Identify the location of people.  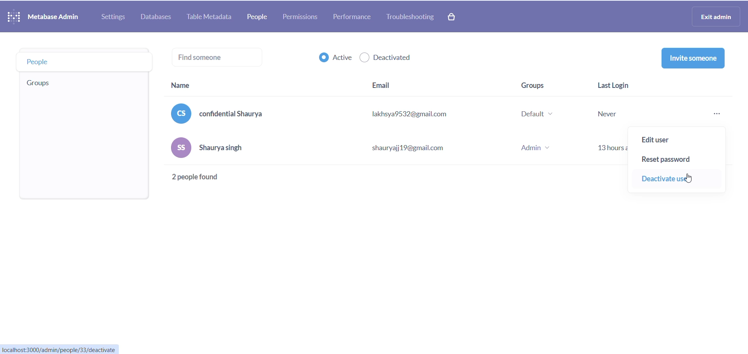
(259, 15).